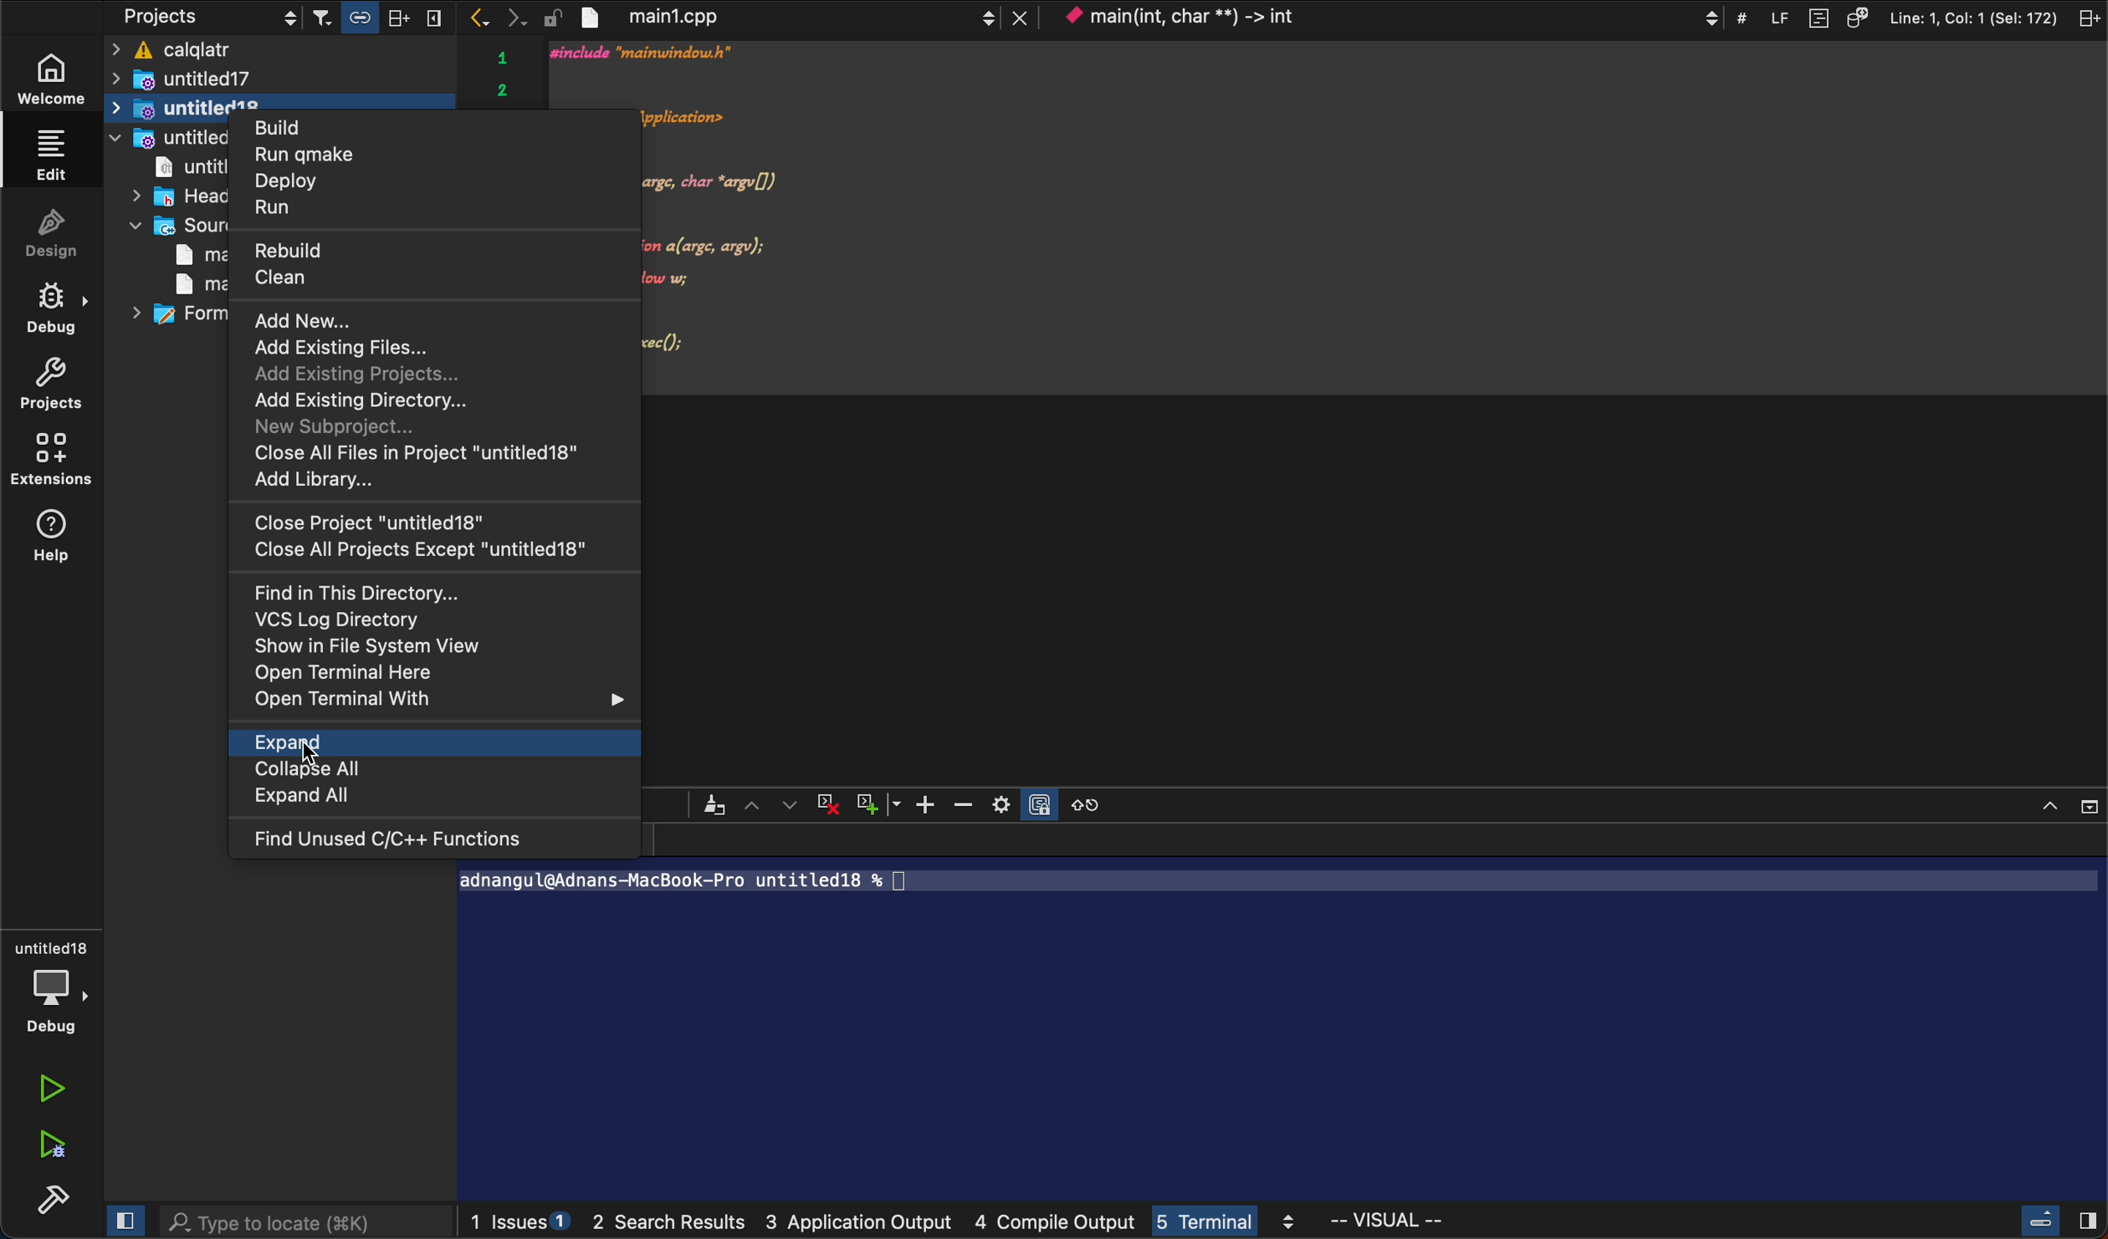  Describe the element at coordinates (59, 156) in the screenshot. I see `edit` at that location.